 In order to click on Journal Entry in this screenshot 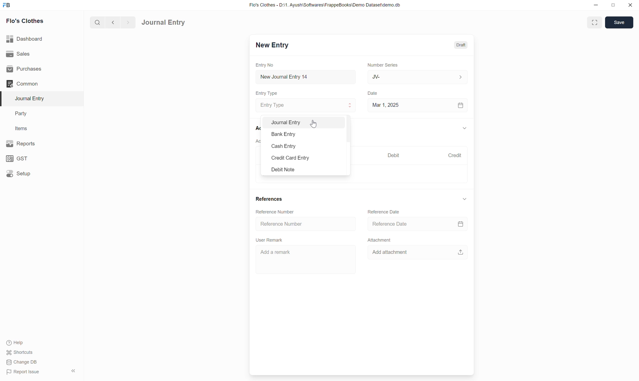, I will do `click(285, 122)`.